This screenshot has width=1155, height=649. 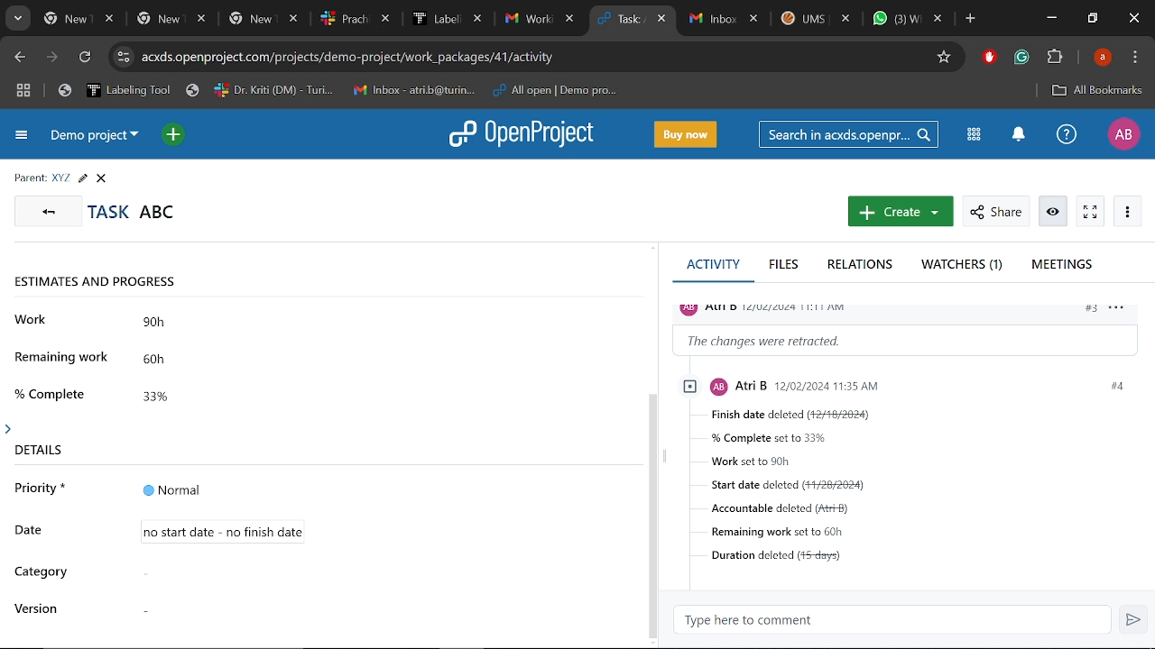 I want to click on Share, so click(x=995, y=212).